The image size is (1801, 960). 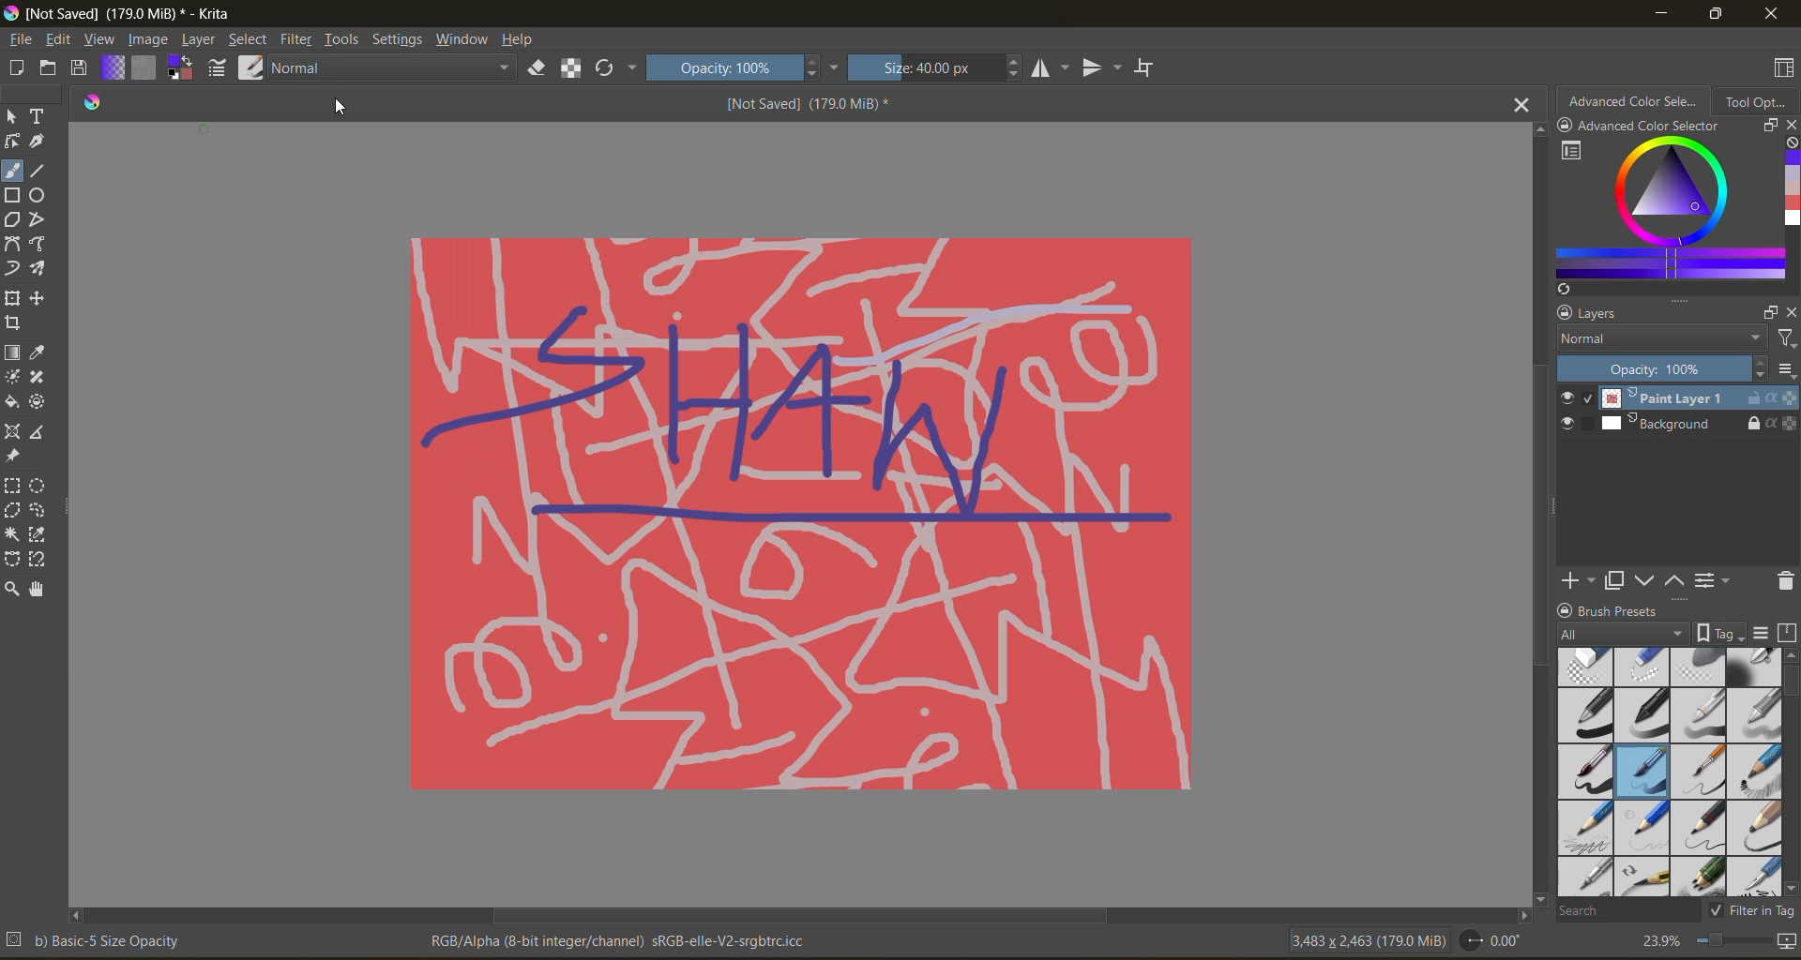 What do you see at coordinates (39, 589) in the screenshot?
I see `pan tool` at bounding box center [39, 589].